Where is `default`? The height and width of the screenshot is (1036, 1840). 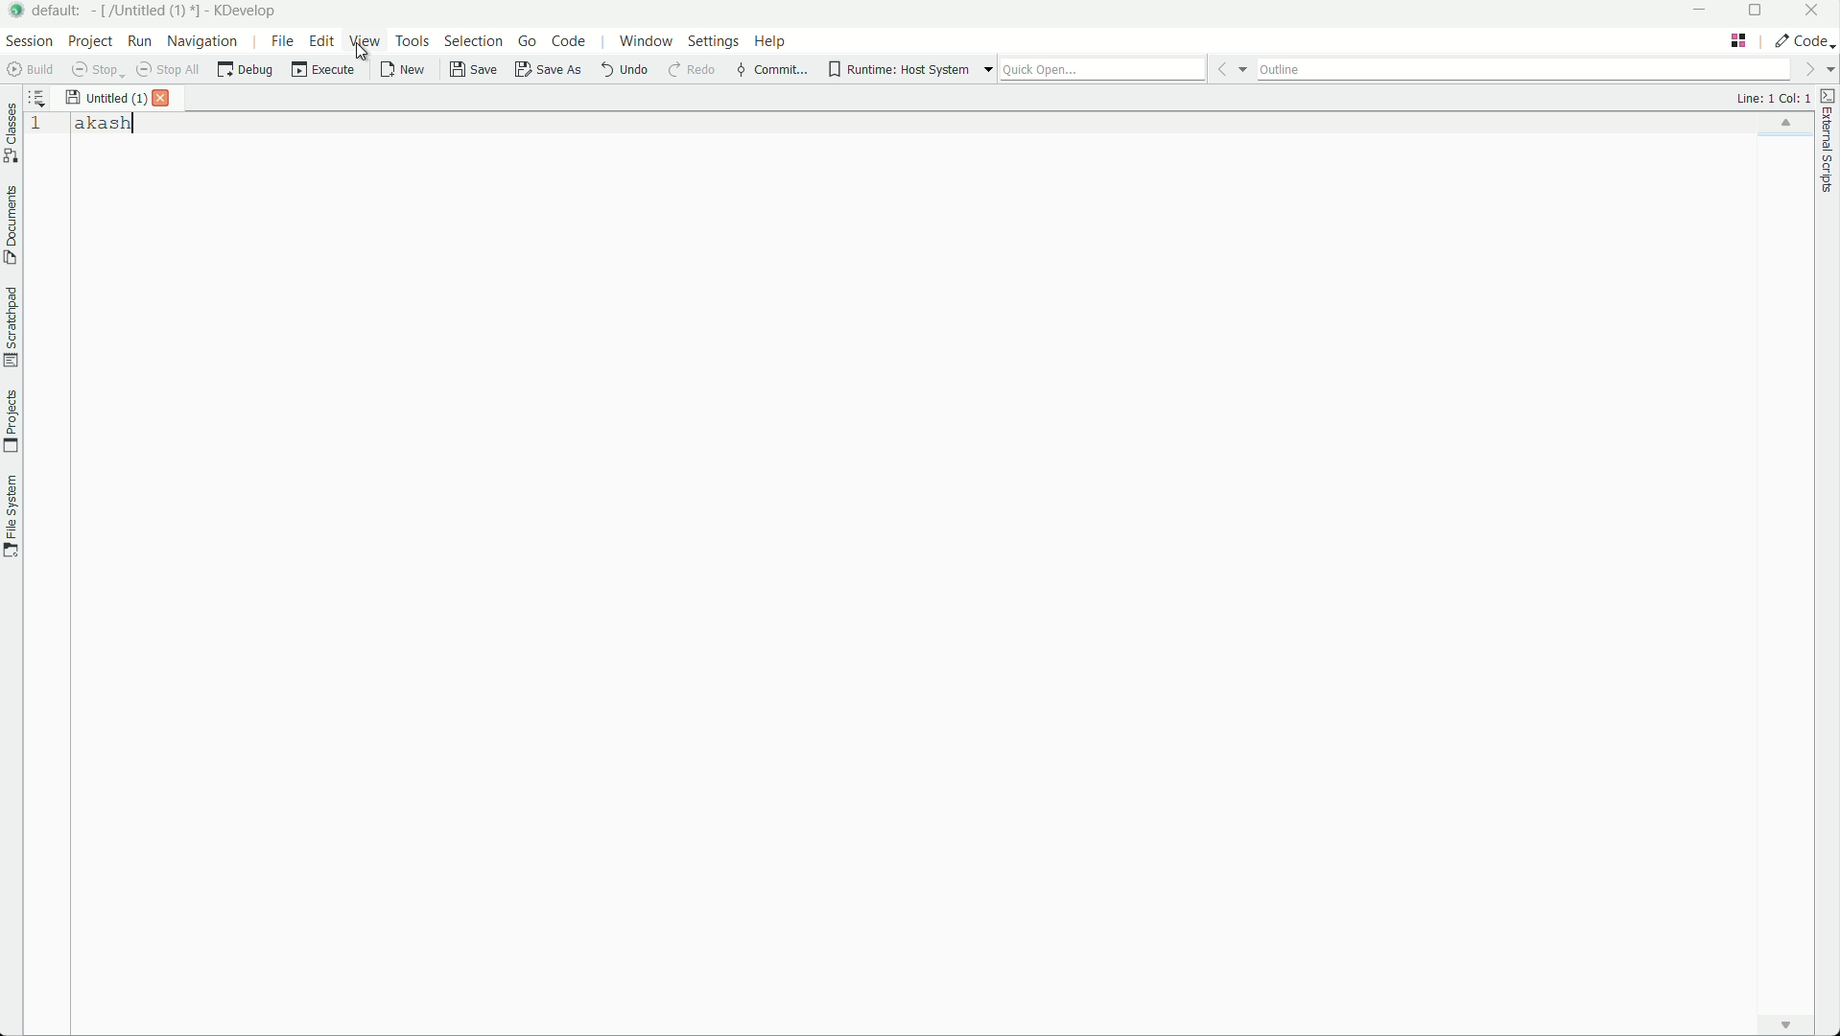 default is located at coordinates (58, 12).